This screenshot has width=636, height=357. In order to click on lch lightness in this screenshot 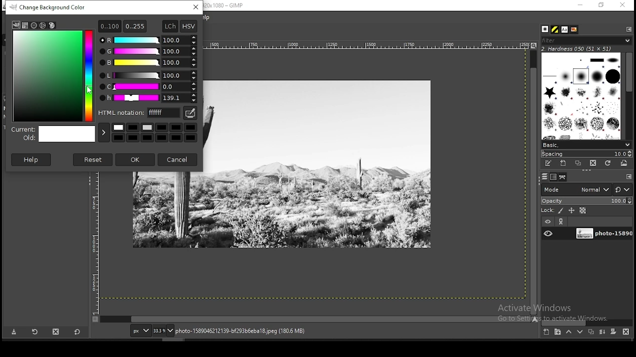, I will do `click(147, 75)`.